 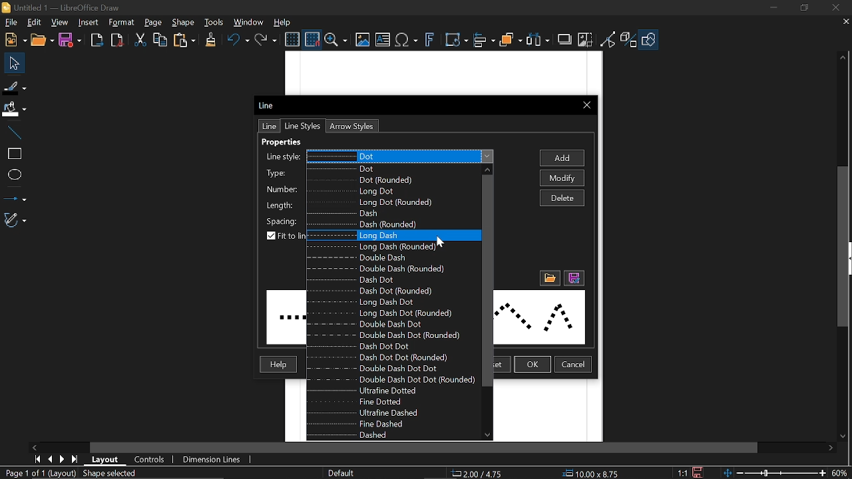 What do you see at coordinates (487, 280) in the screenshot?
I see `Vertical scrollbar` at bounding box center [487, 280].